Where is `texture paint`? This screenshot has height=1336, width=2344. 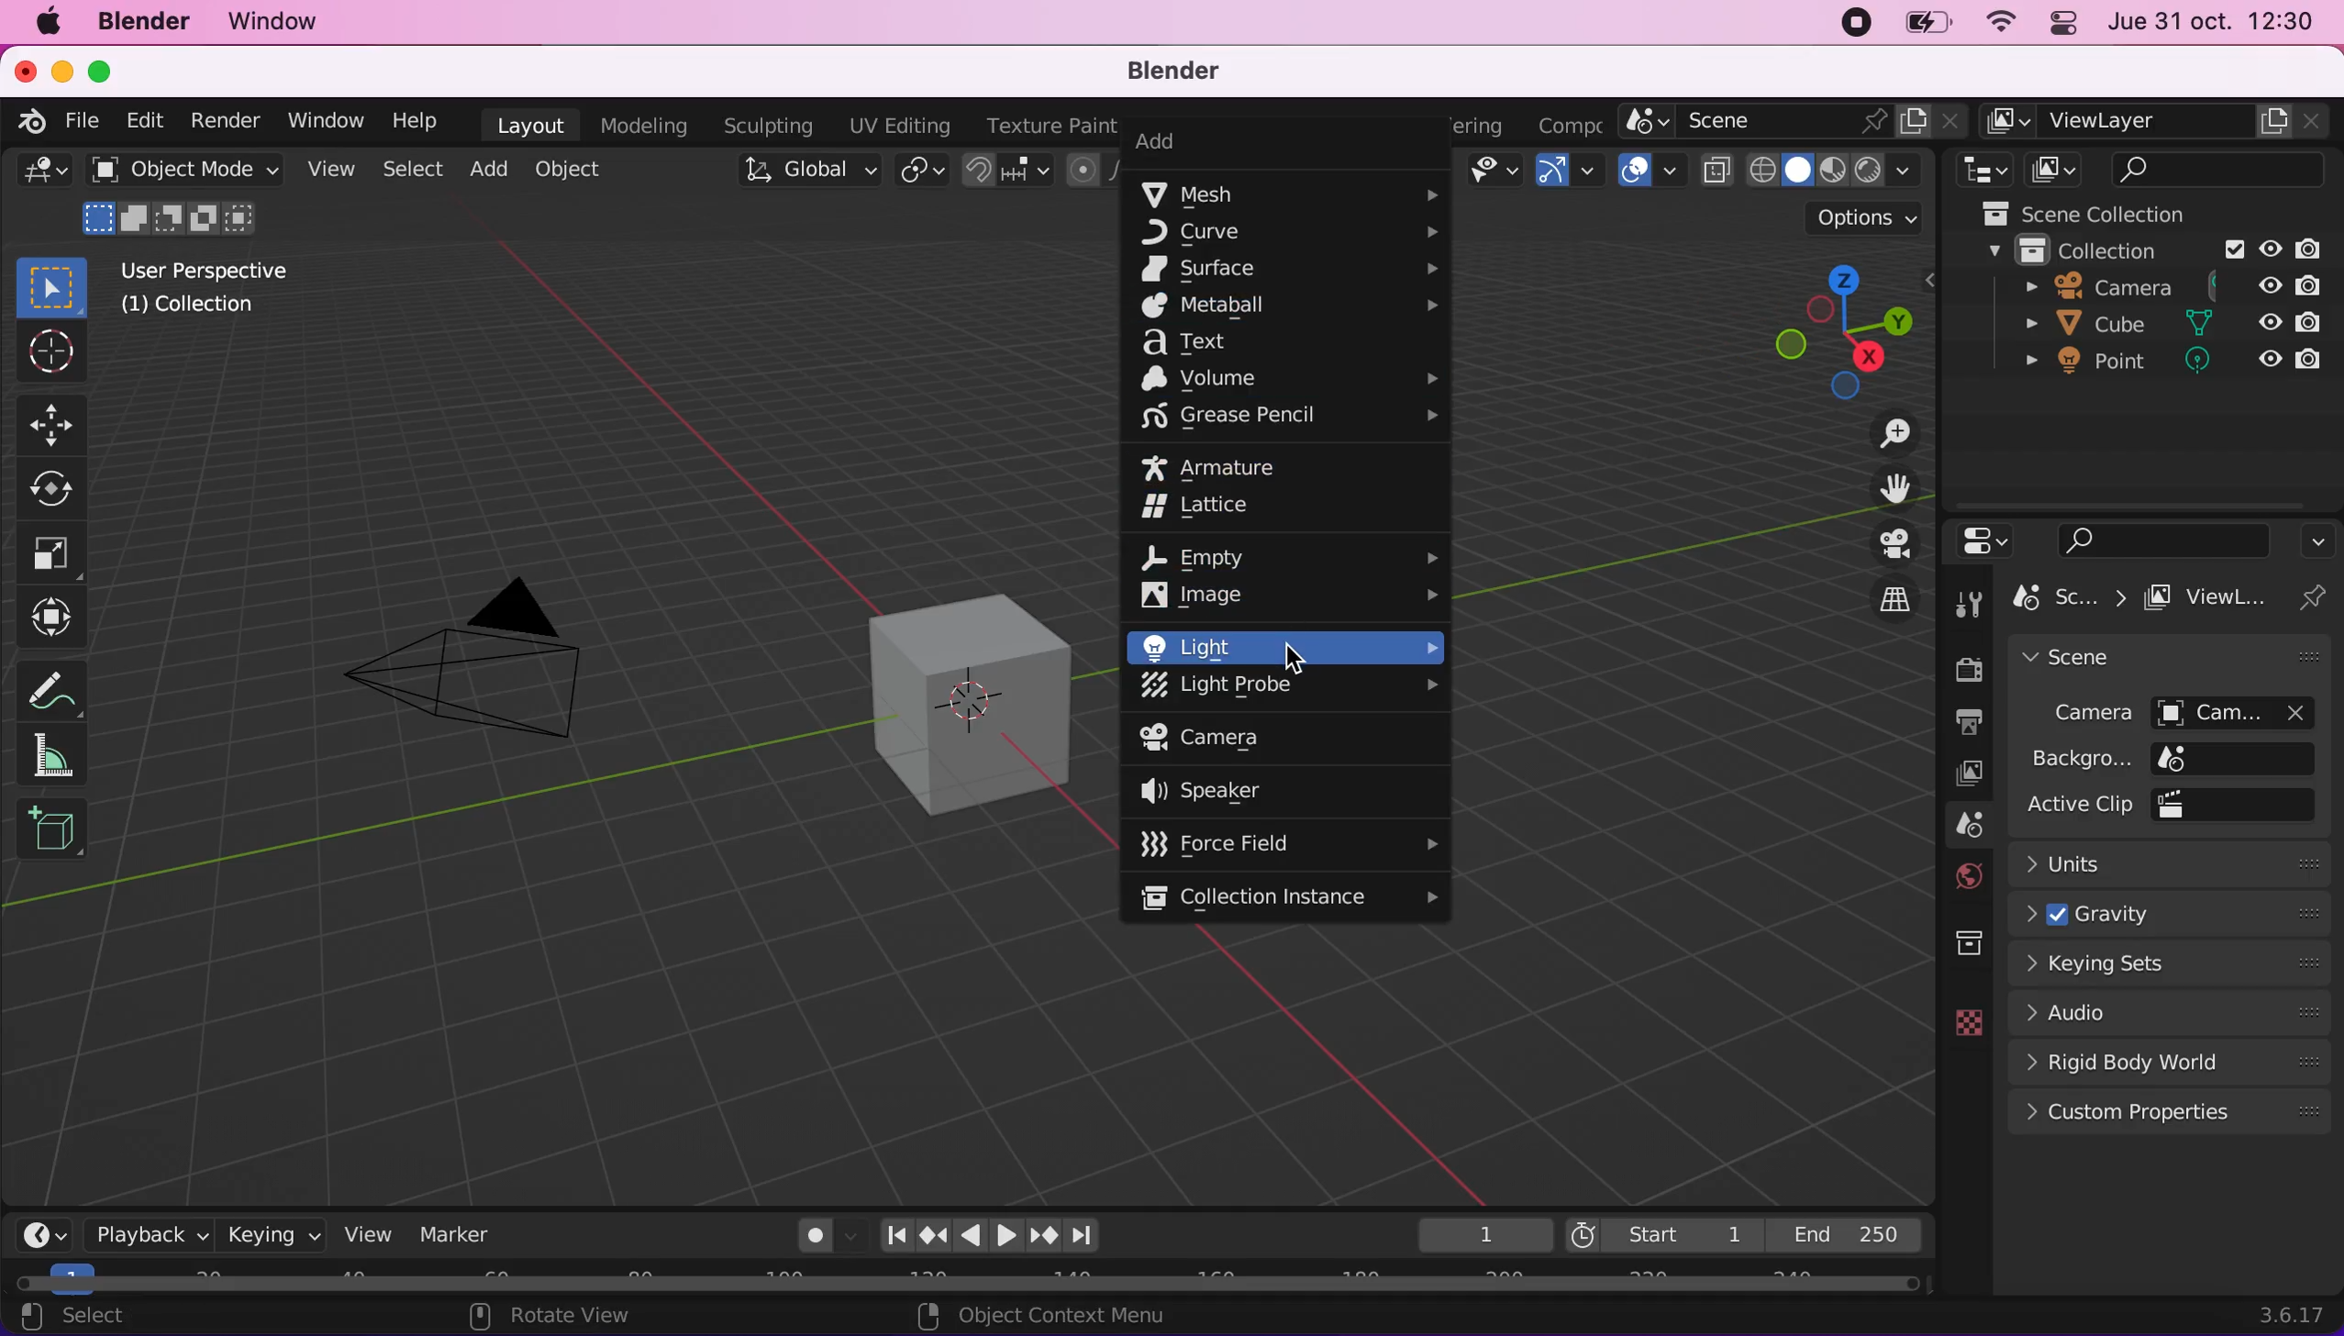
texture paint is located at coordinates (1045, 125).